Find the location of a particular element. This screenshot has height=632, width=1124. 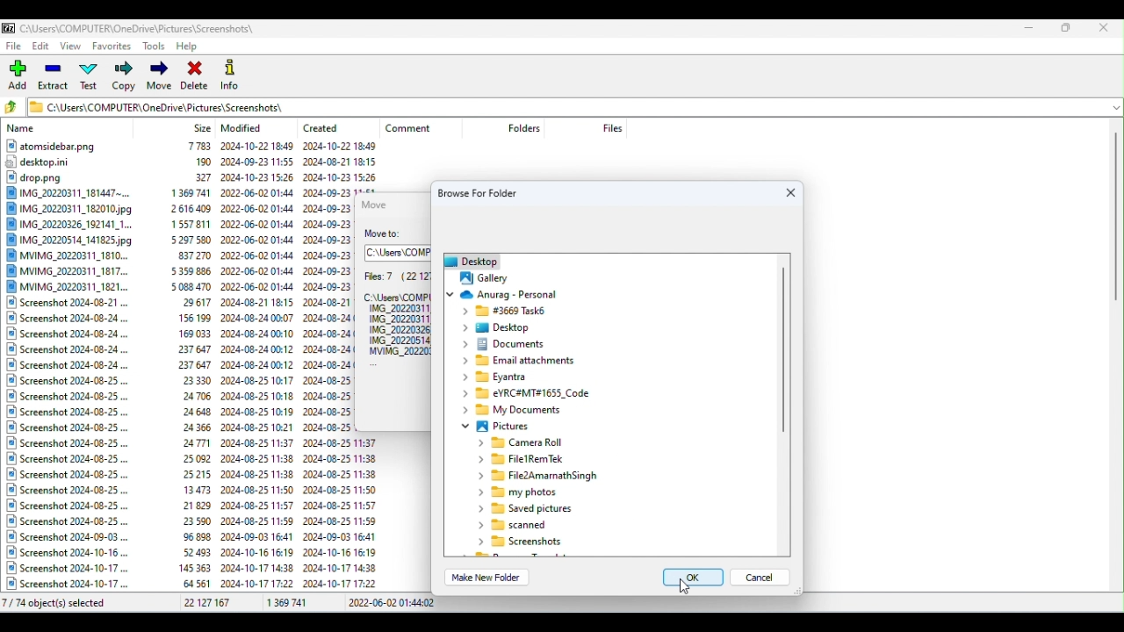

Close is located at coordinates (789, 193).